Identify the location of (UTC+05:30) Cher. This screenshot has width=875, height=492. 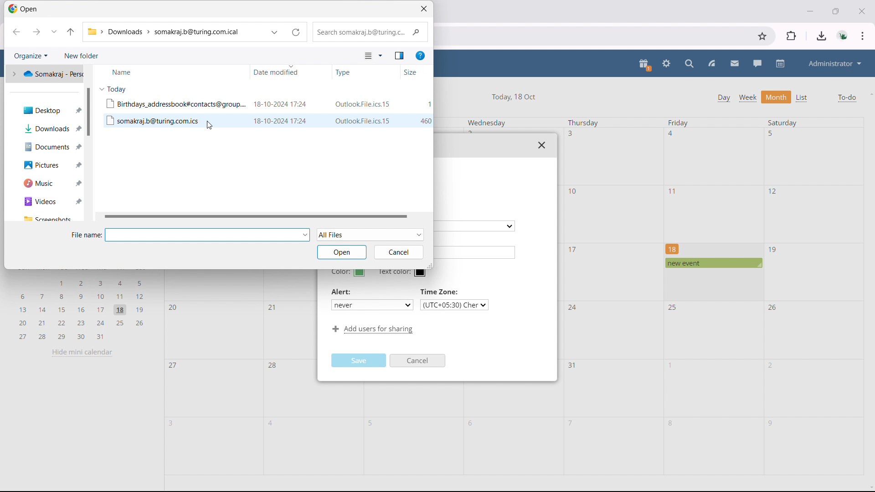
(454, 305).